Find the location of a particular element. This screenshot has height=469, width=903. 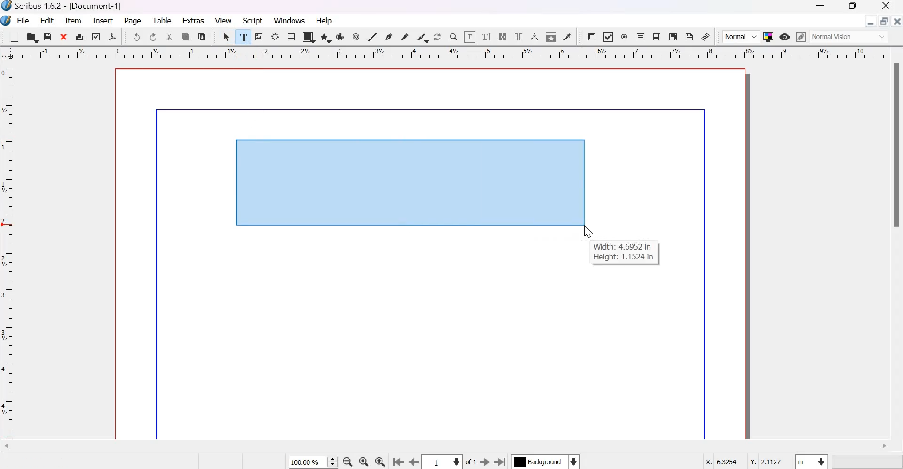

X: 6.3254 is located at coordinates (718, 461).